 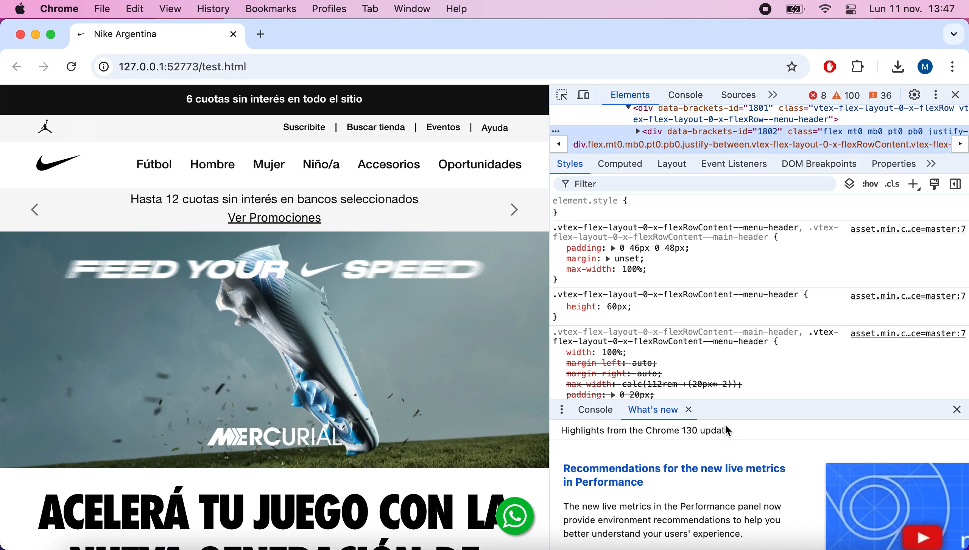 What do you see at coordinates (935, 95) in the screenshot?
I see `customize and control` at bounding box center [935, 95].